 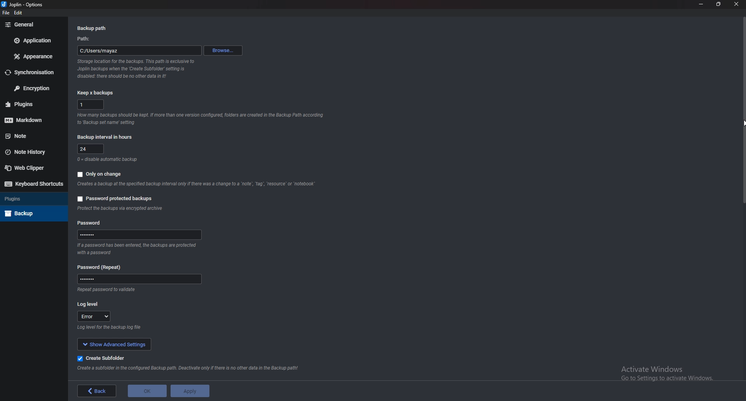 What do you see at coordinates (673, 371) in the screenshot?
I see `activate windows` at bounding box center [673, 371].